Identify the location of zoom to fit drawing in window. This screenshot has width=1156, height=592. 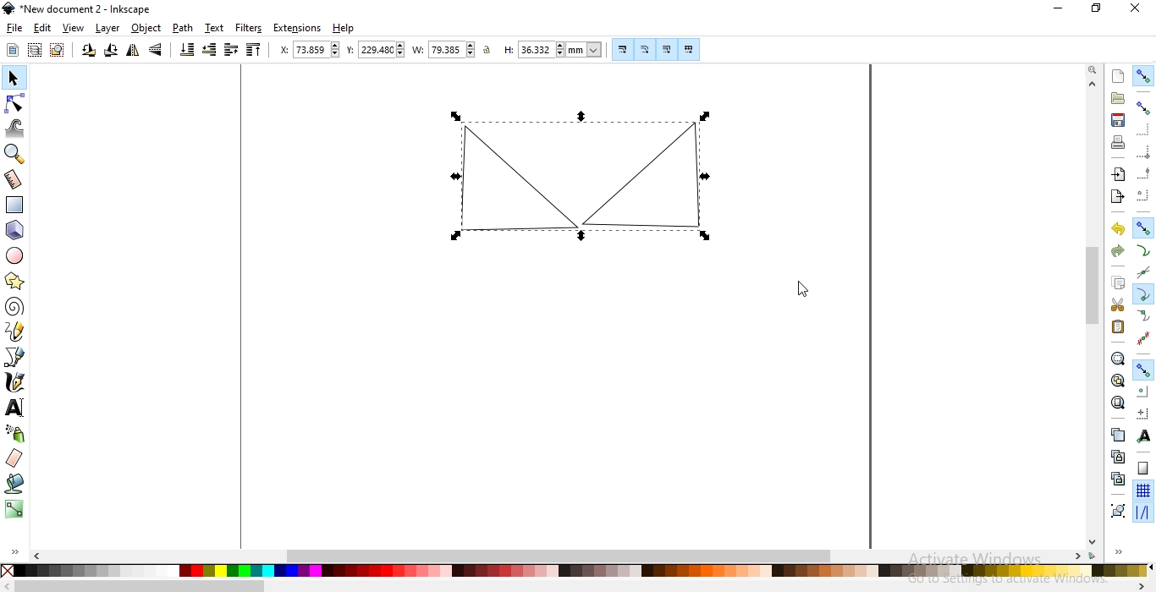
(1117, 379).